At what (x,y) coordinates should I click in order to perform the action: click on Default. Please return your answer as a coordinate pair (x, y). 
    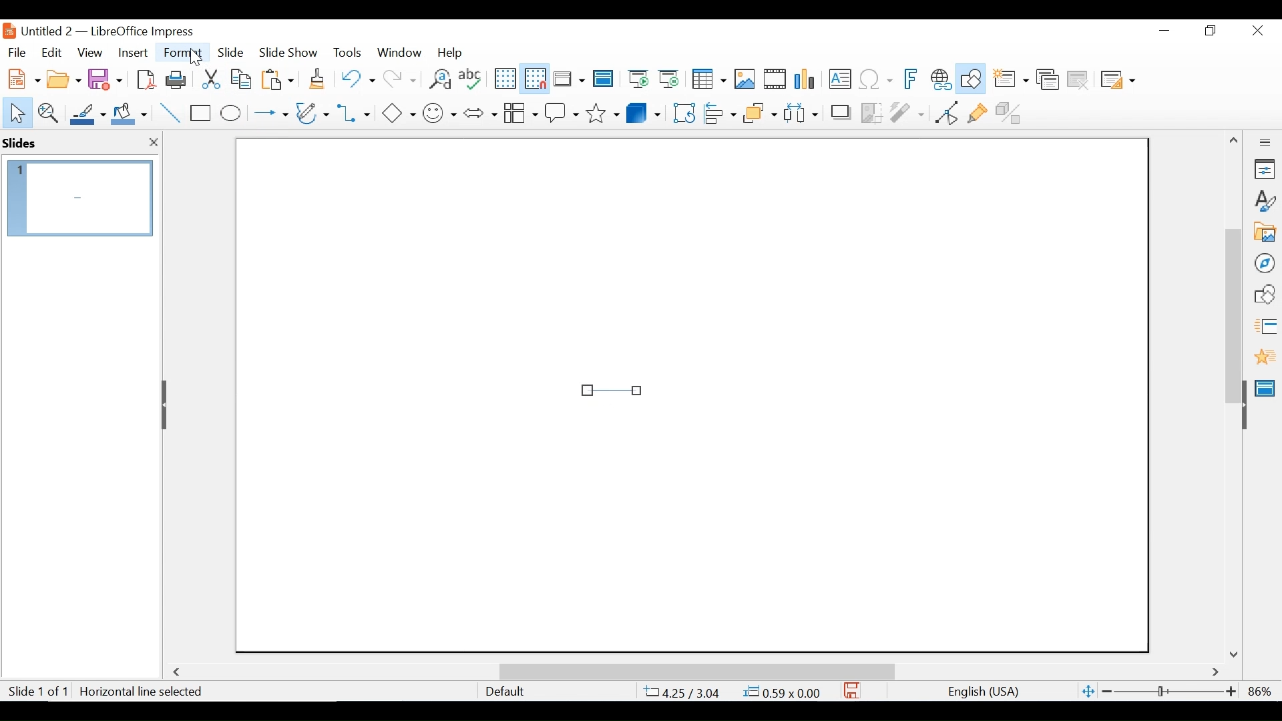
    Looking at the image, I should click on (504, 692).